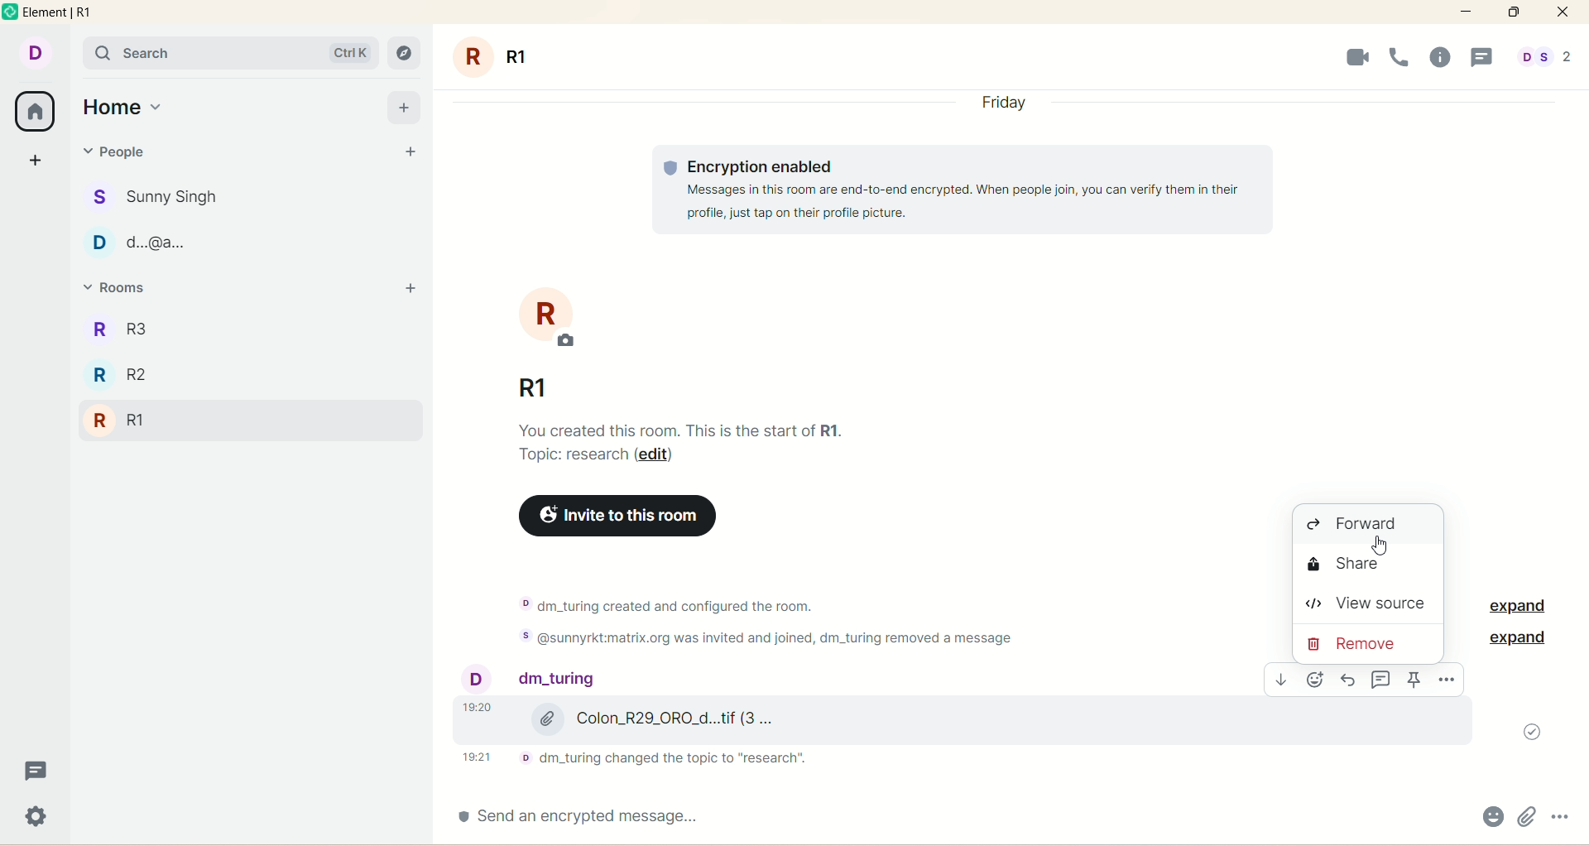  What do you see at coordinates (33, 775) in the screenshot?
I see `threads` at bounding box center [33, 775].